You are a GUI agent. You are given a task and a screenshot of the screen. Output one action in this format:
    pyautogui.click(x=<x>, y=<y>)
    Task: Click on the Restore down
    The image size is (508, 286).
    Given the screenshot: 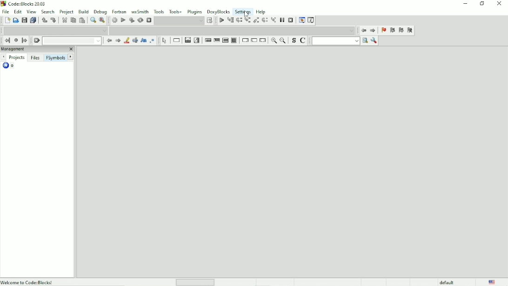 What is the action you would take?
    pyautogui.click(x=481, y=4)
    